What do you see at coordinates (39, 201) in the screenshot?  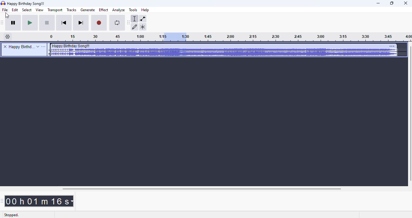 I see `00 h 01 m 16 s` at bounding box center [39, 201].